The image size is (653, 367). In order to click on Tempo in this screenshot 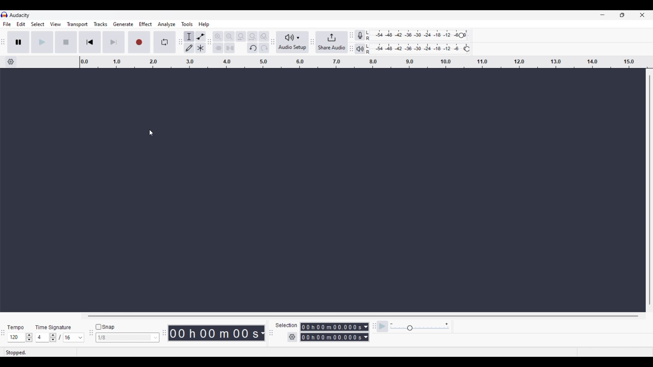, I will do `click(15, 327)`.